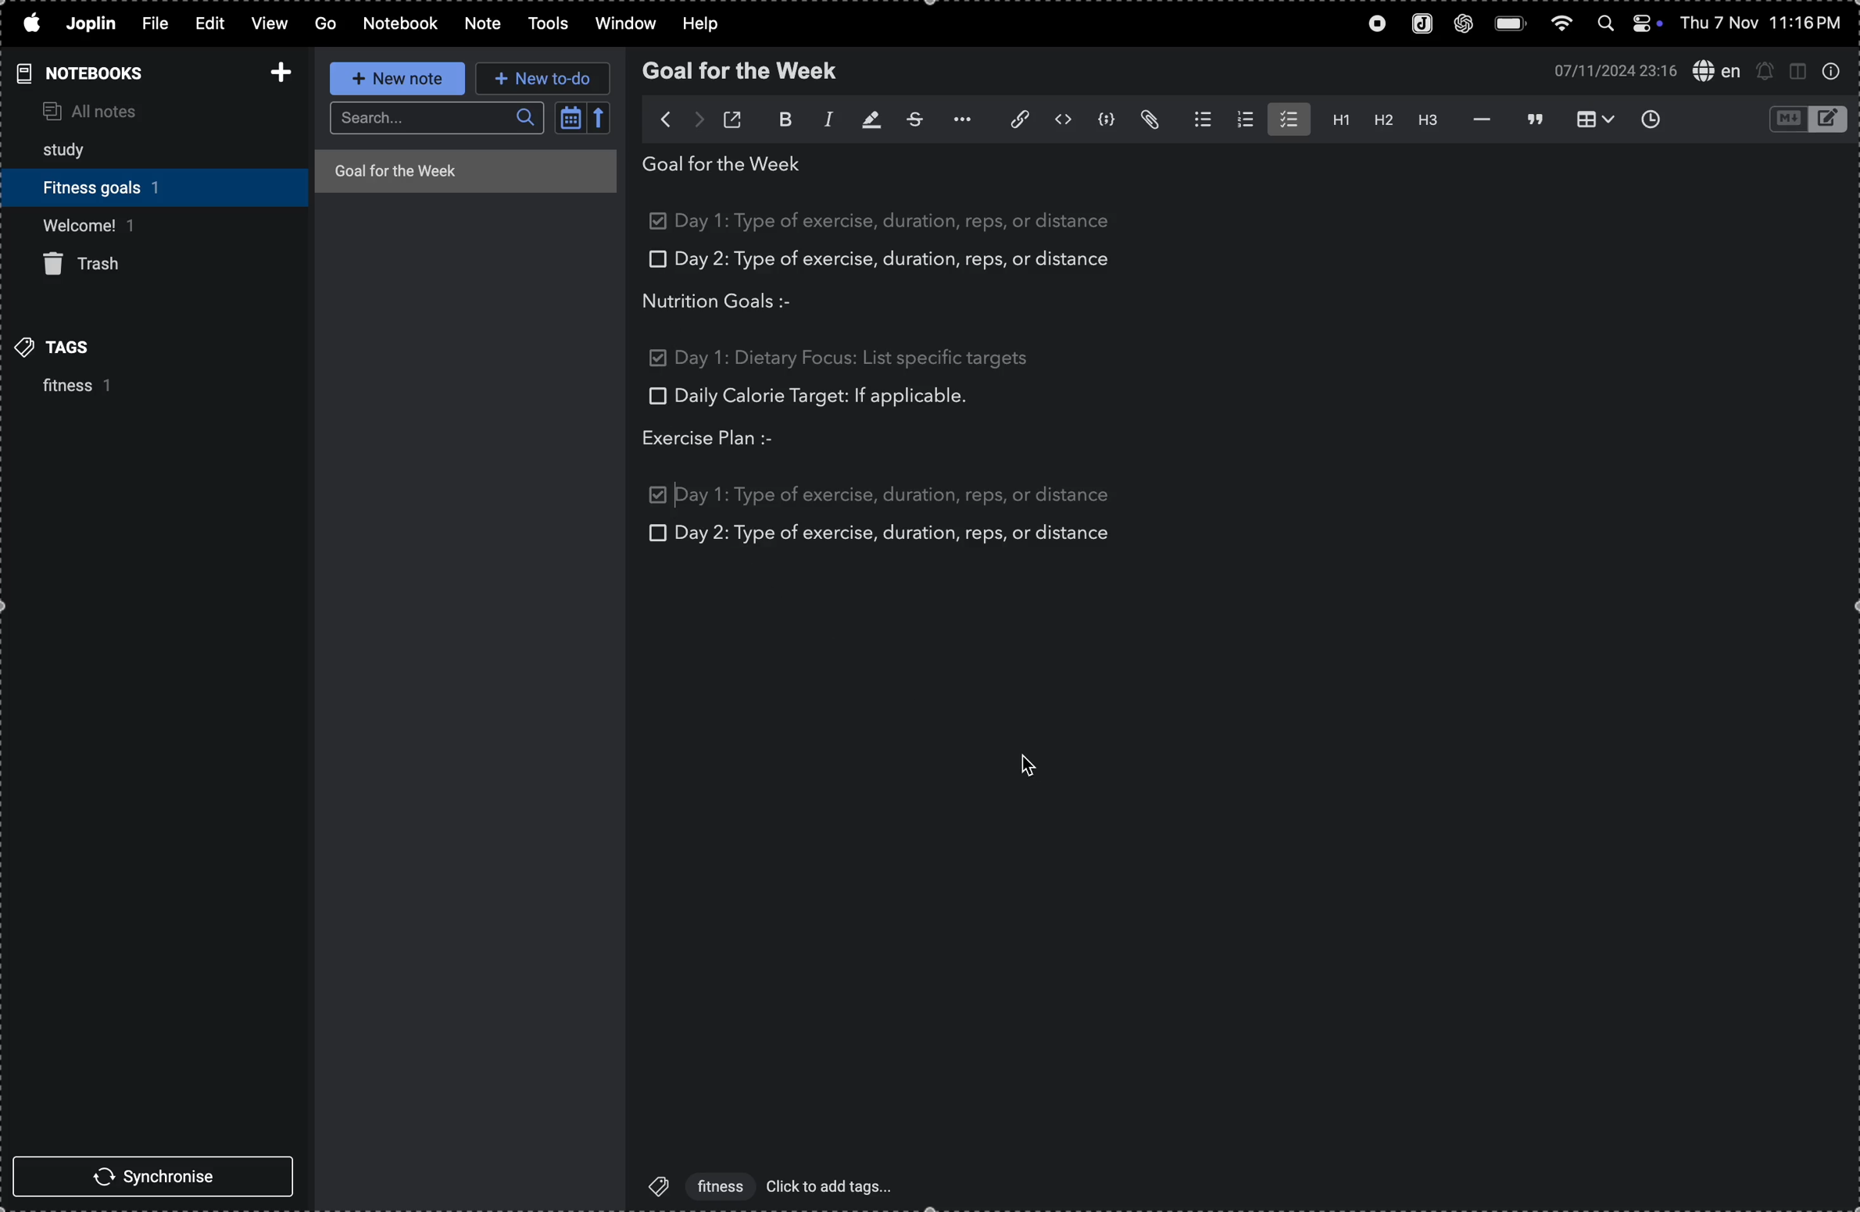 The image size is (1860, 1212). What do you see at coordinates (436, 119) in the screenshot?
I see `search` at bounding box center [436, 119].